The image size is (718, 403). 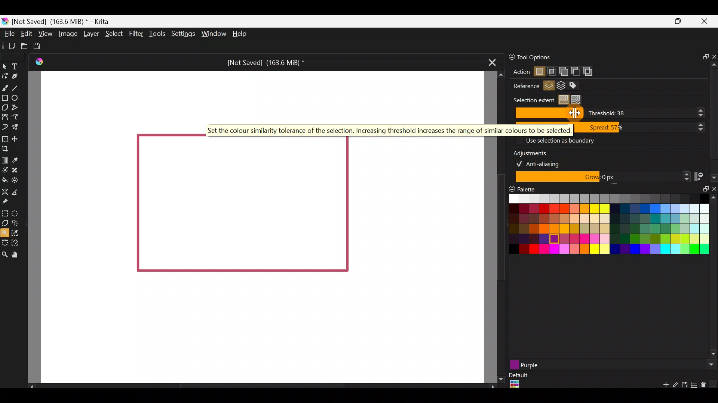 I want to click on Select all regions until a specific boundary colour, so click(x=578, y=100).